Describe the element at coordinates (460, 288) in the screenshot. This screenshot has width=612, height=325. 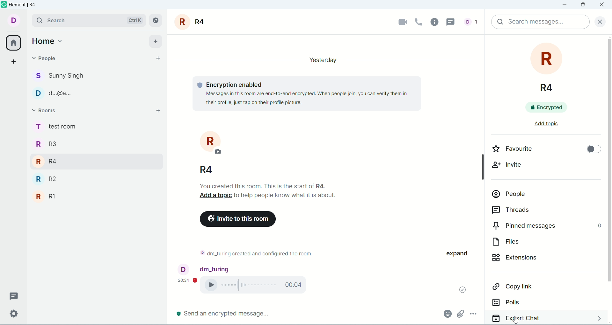
I see `message sent` at that location.